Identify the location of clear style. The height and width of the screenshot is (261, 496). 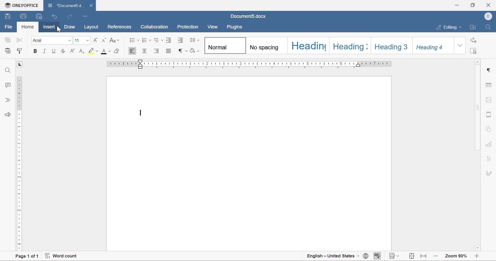
(119, 51).